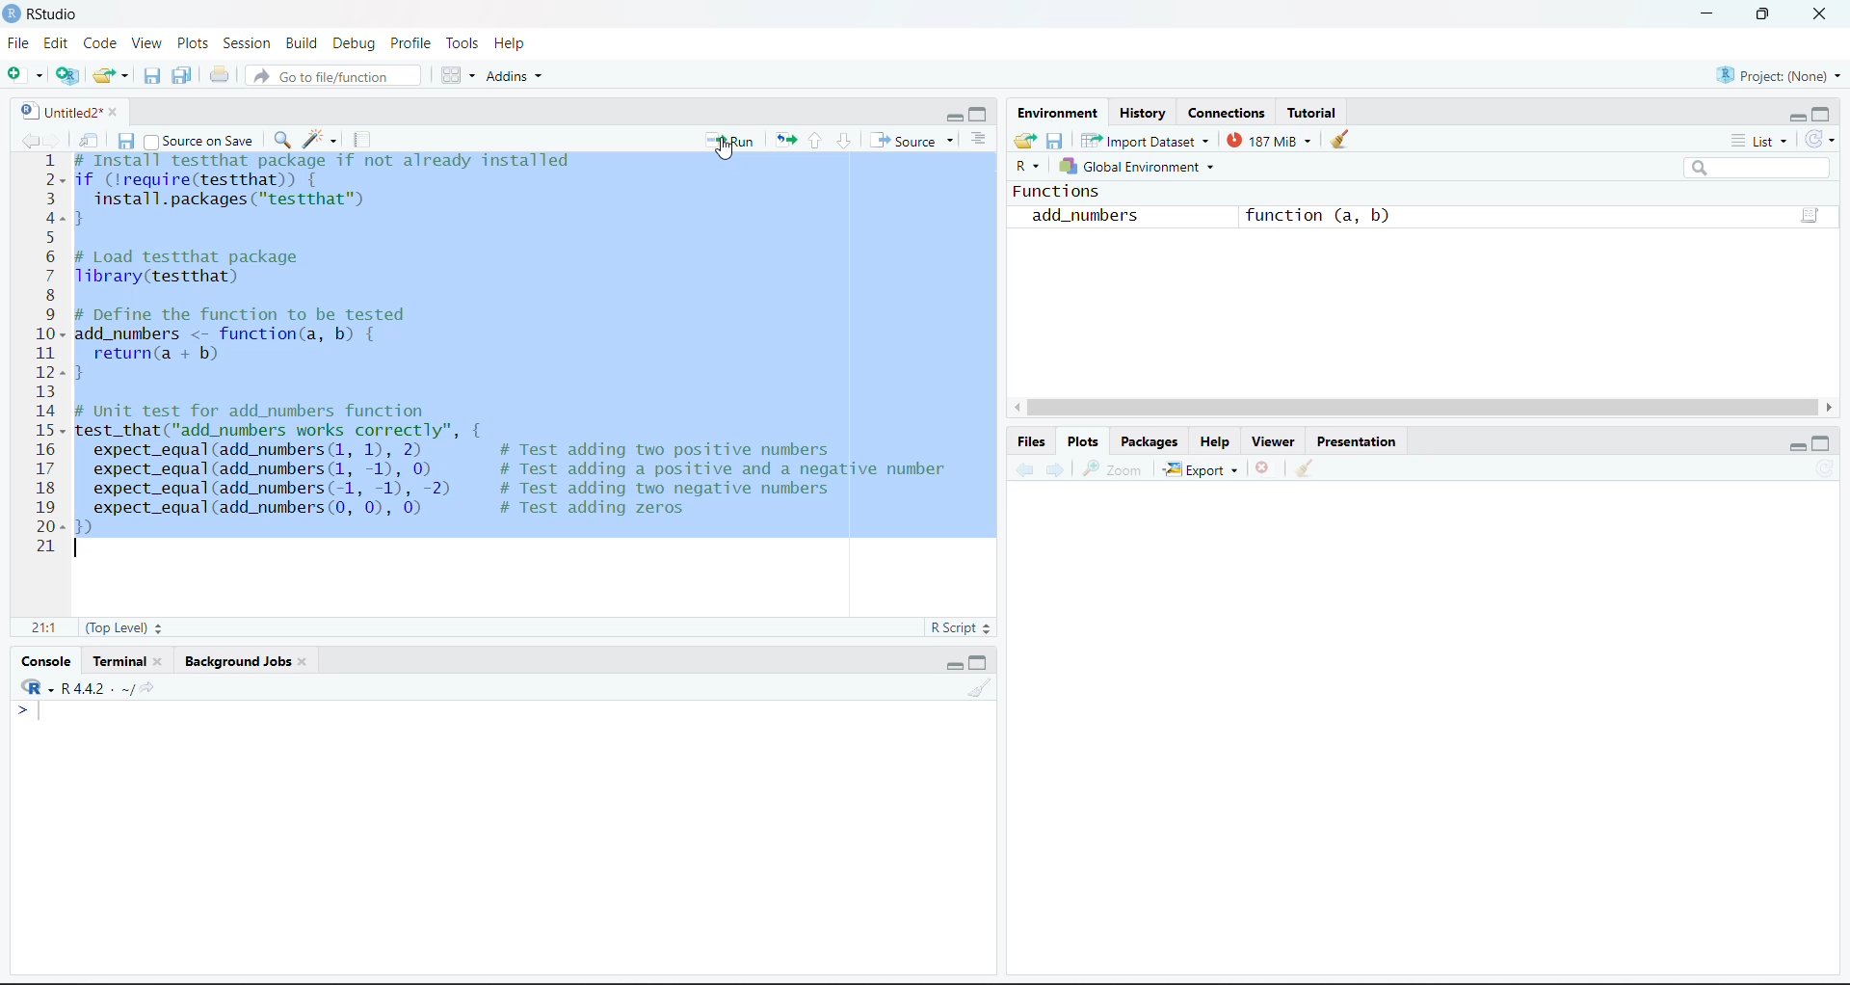  I want to click on minimize, so click(954, 114).